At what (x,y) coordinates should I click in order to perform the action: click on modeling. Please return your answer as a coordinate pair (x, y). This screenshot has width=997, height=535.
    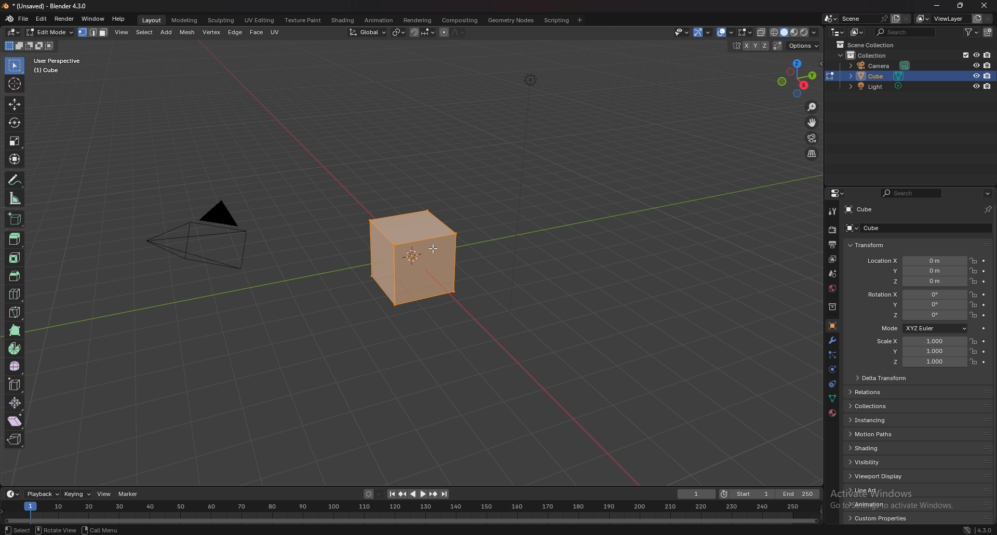
    Looking at the image, I should click on (184, 20).